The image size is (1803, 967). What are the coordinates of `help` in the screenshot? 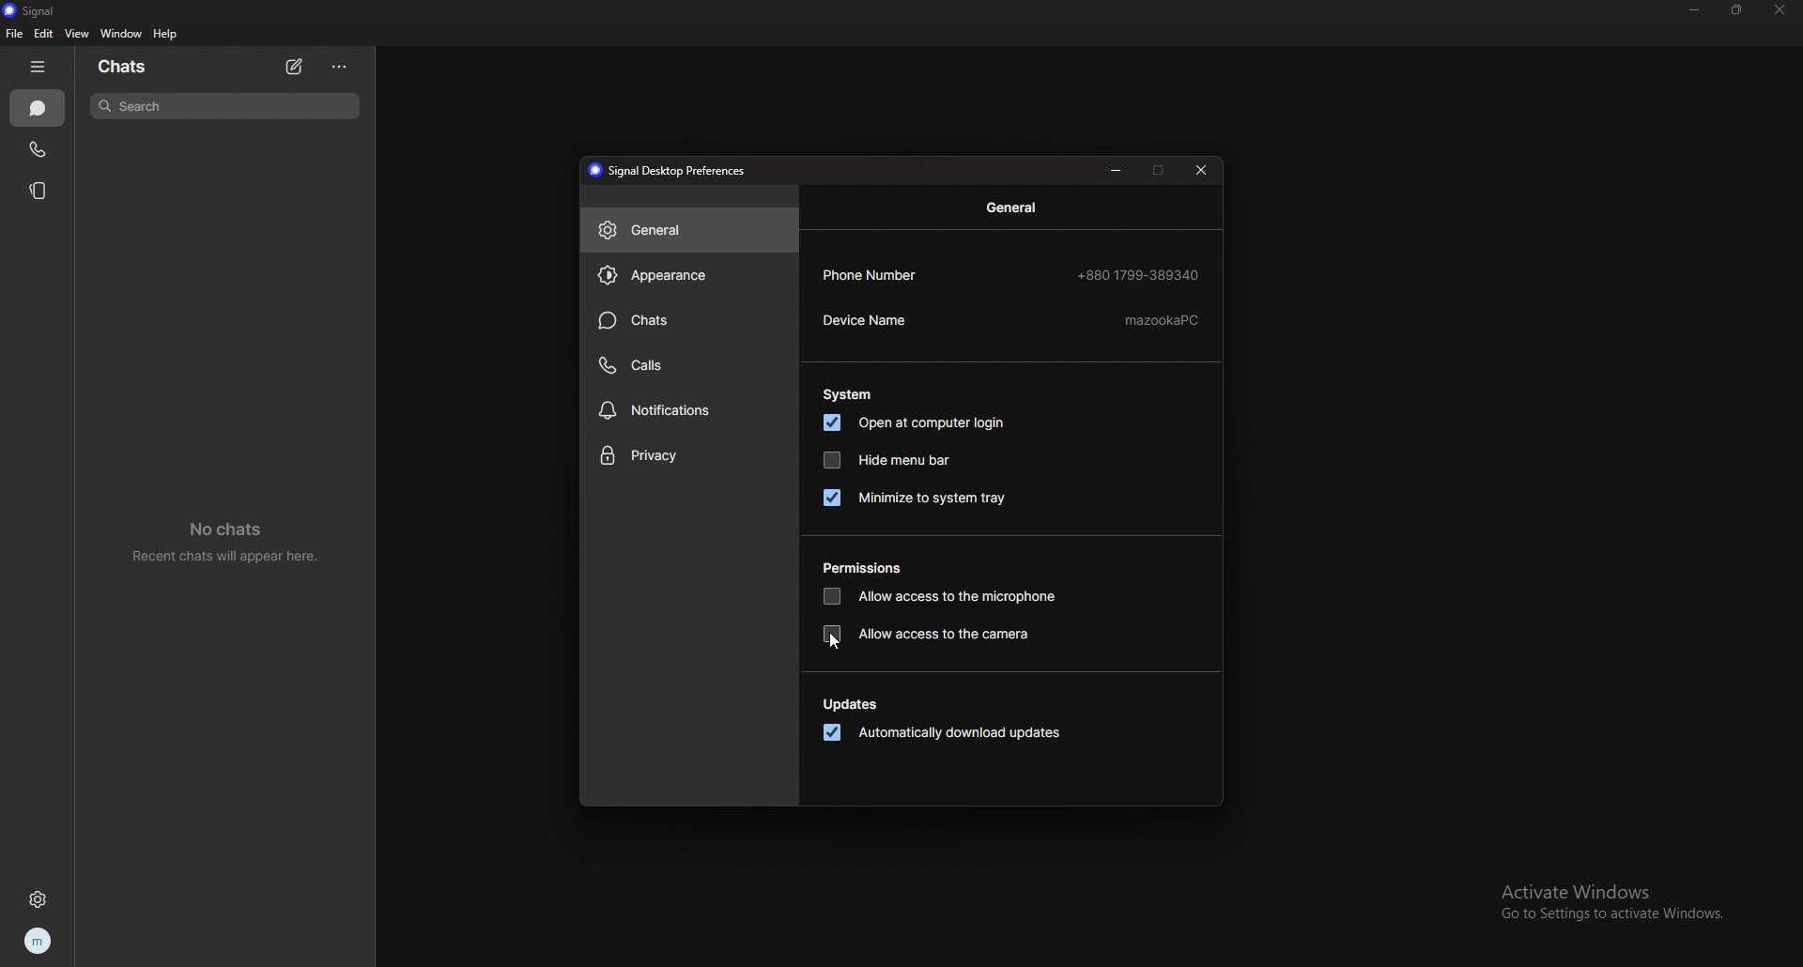 It's located at (167, 35).